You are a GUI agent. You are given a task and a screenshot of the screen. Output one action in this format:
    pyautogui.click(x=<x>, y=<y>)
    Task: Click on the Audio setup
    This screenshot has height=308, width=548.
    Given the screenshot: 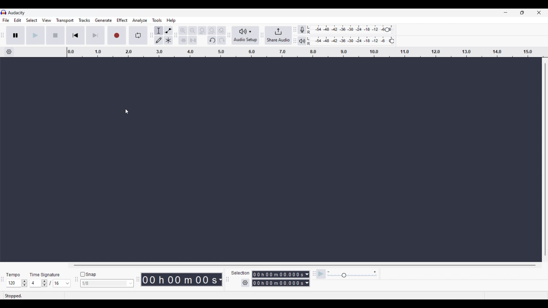 What is the action you would take?
    pyautogui.click(x=245, y=35)
    